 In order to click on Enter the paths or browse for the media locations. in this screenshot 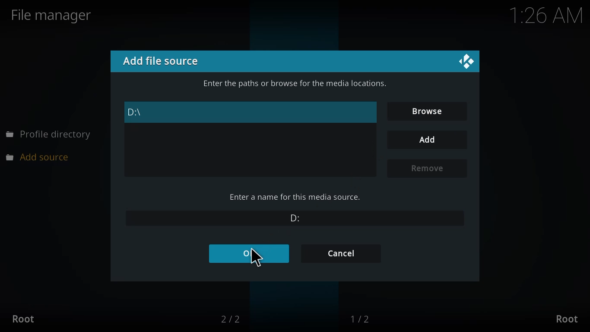, I will do `click(294, 84)`.